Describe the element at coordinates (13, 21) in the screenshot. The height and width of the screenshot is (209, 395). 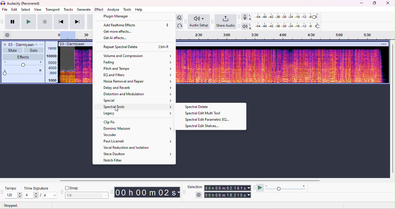
I see `pause` at that location.